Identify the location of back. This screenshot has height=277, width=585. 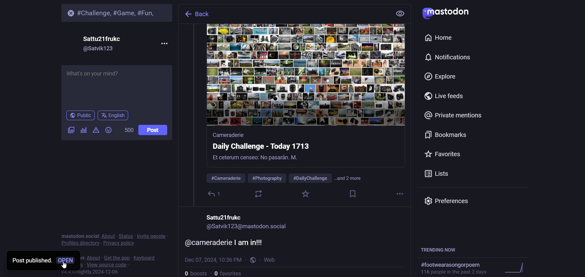
(209, 15).